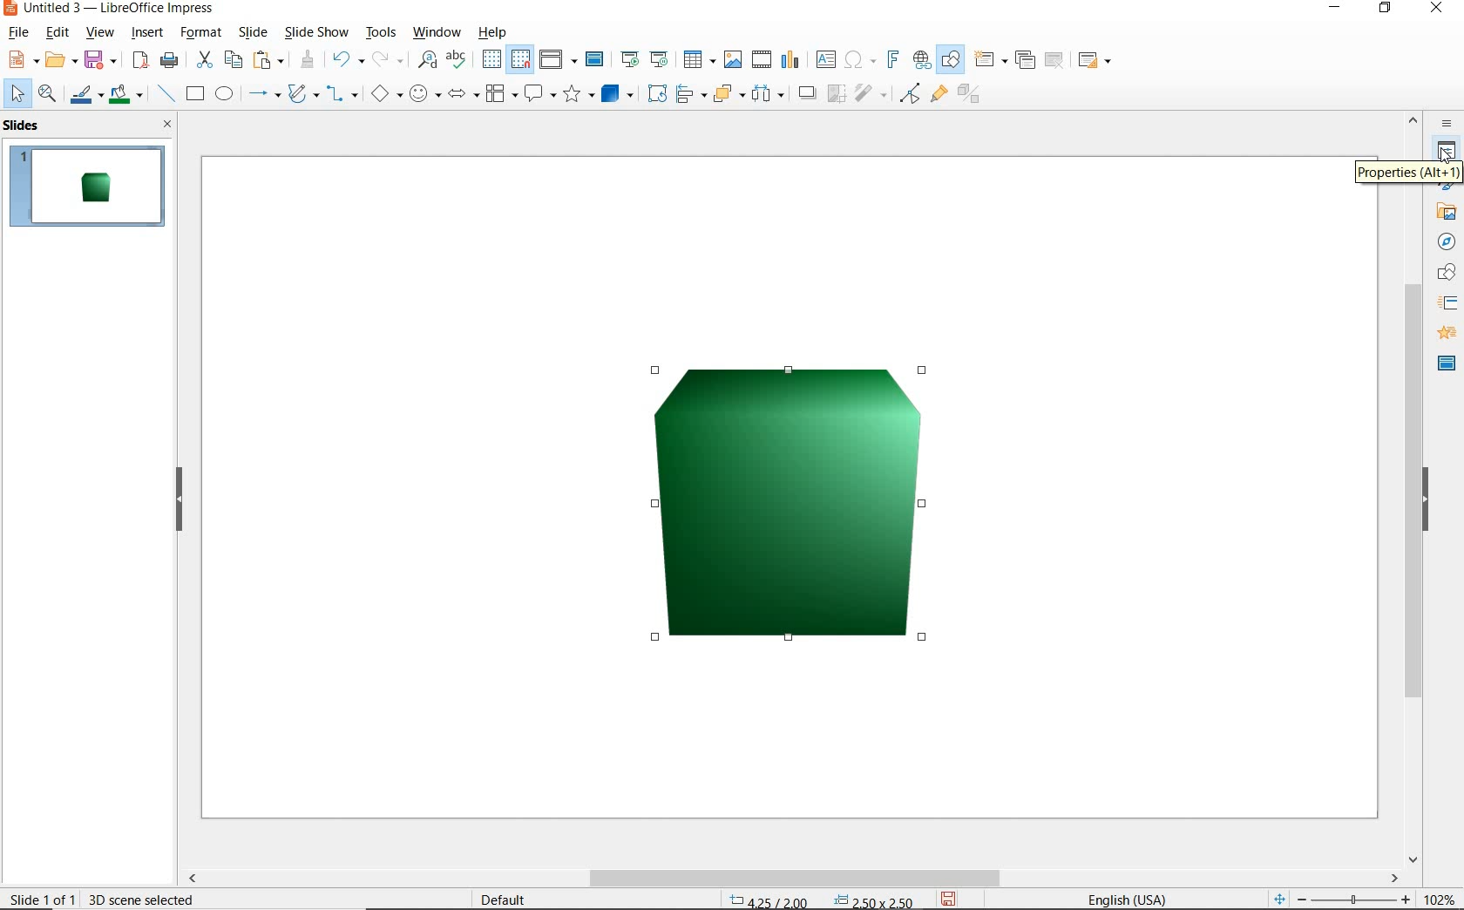 The height and width of the screenshot is (910, 1464). I want to click on PROPERTIES, so click(1409, 173).